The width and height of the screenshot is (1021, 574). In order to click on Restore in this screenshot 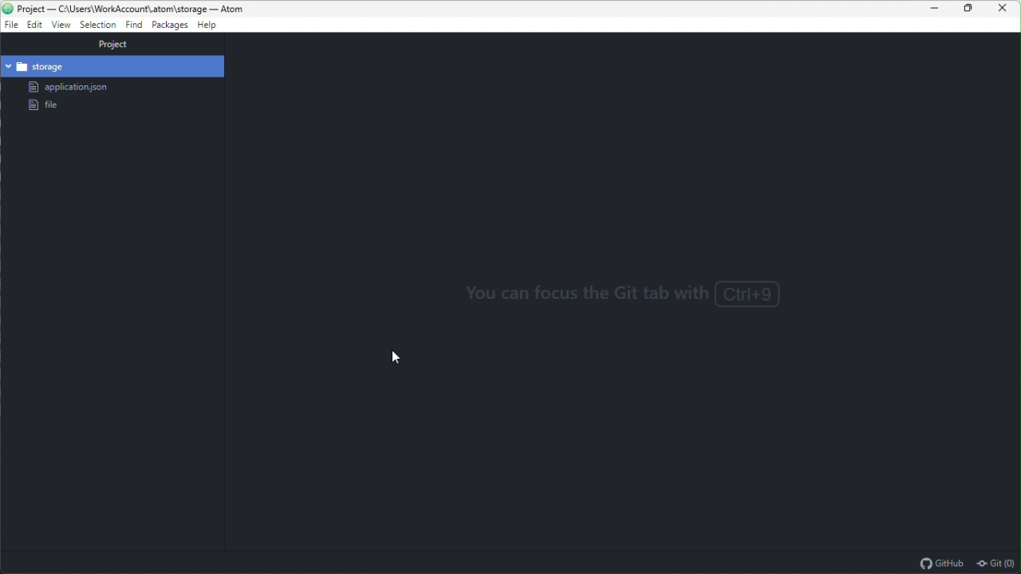, I will do `click(971, 8)`.